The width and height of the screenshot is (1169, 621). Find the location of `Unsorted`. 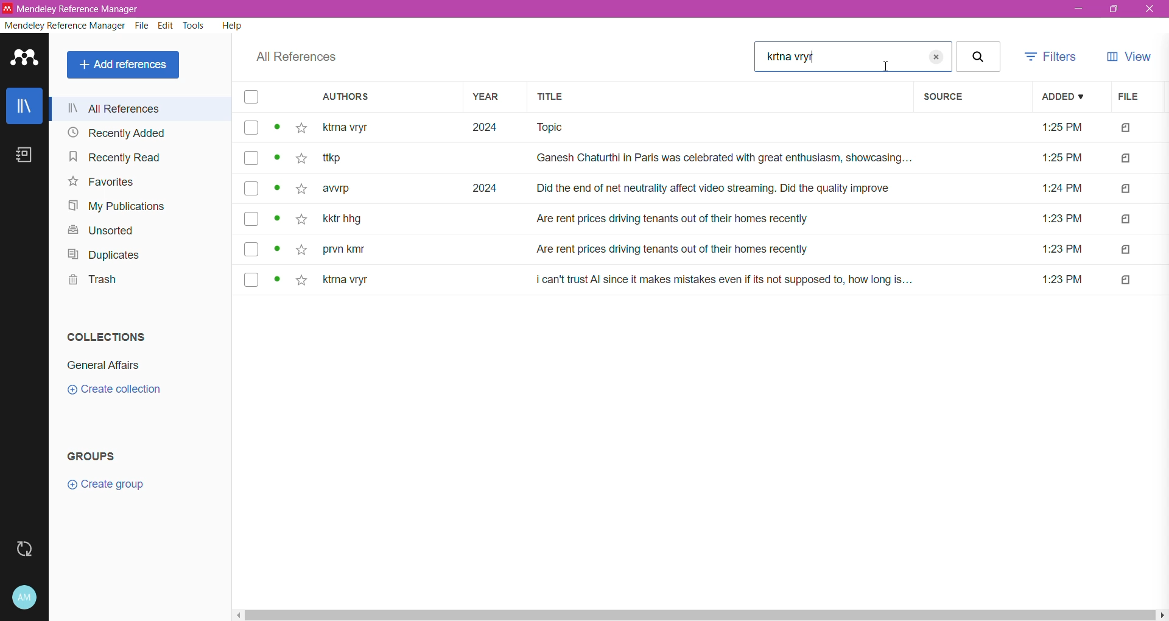

Unsorted is located at coordinates (97, 231).